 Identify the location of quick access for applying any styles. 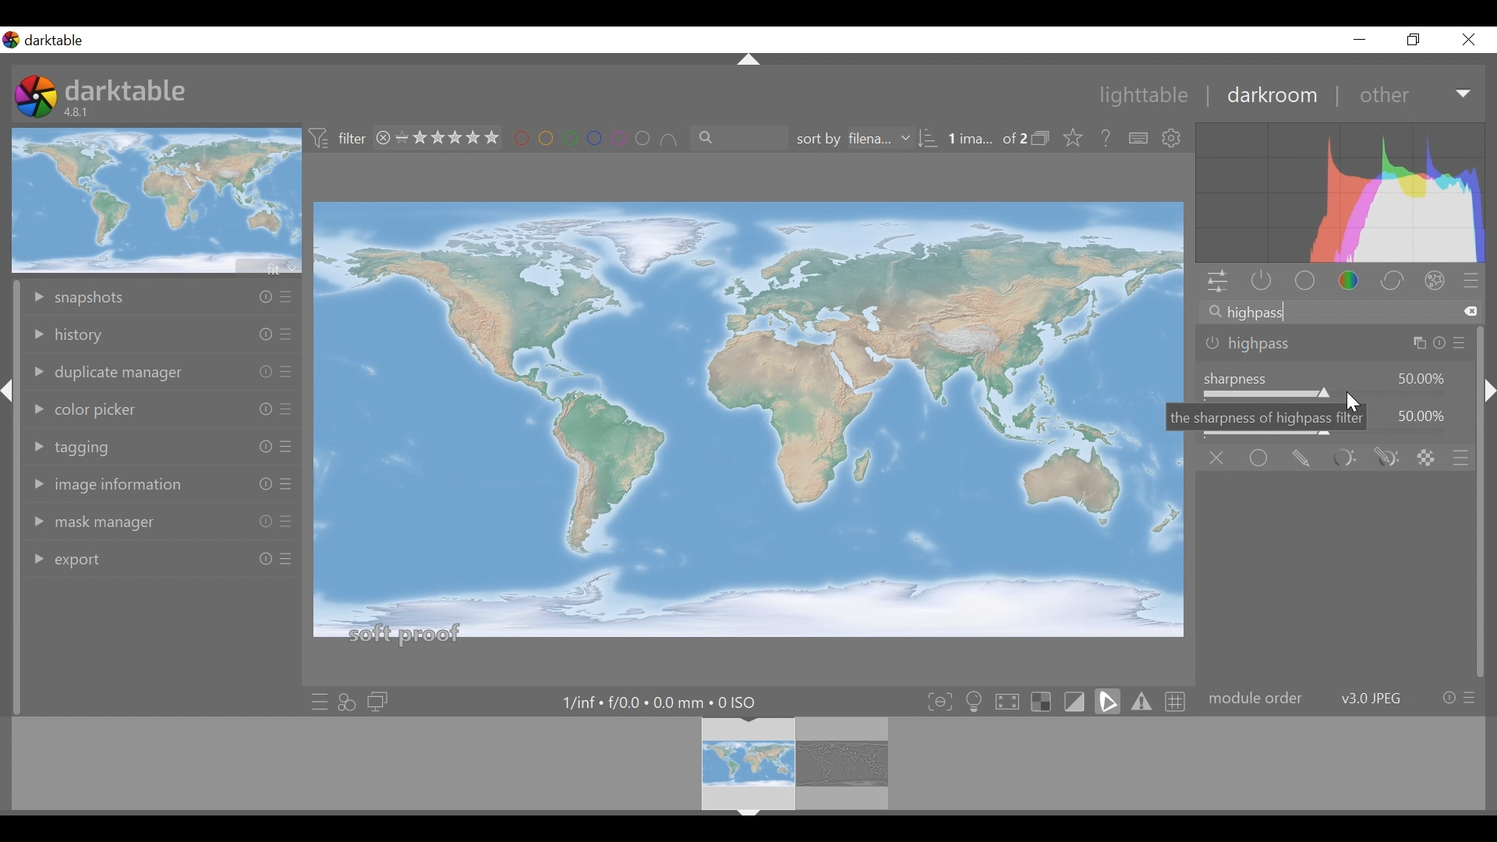
(348, 702).